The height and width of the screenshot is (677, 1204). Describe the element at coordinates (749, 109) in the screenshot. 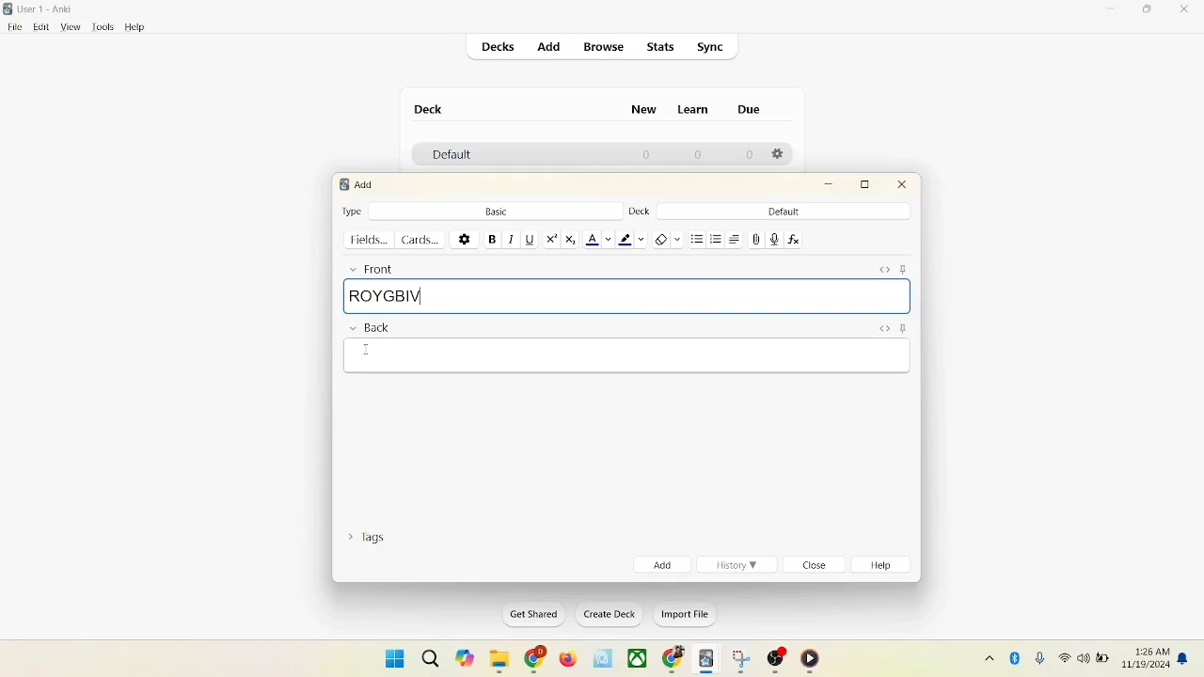

I see `due` at that location.